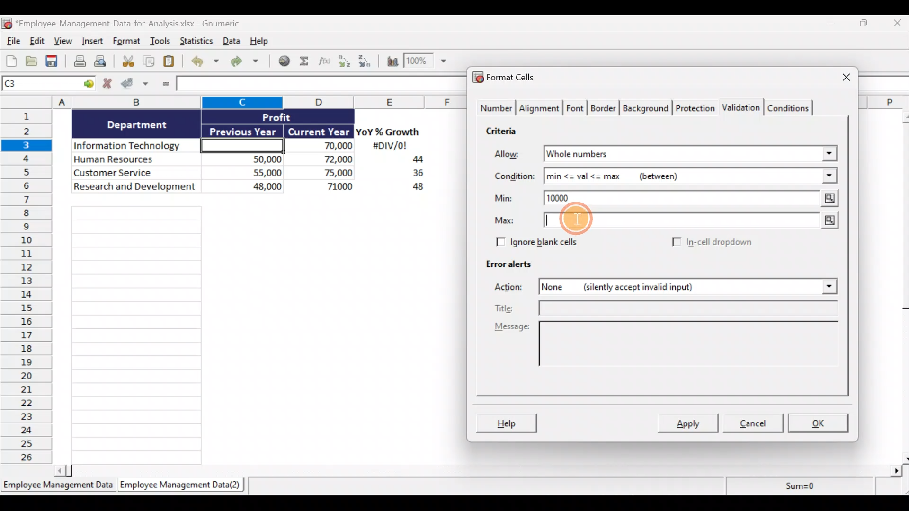 Image resolution: width=909 pixels, height=511 pixels. What do you see at coordinates (605, 108) in the screenshot?
I see `Border` at bounding box center [605, 108].